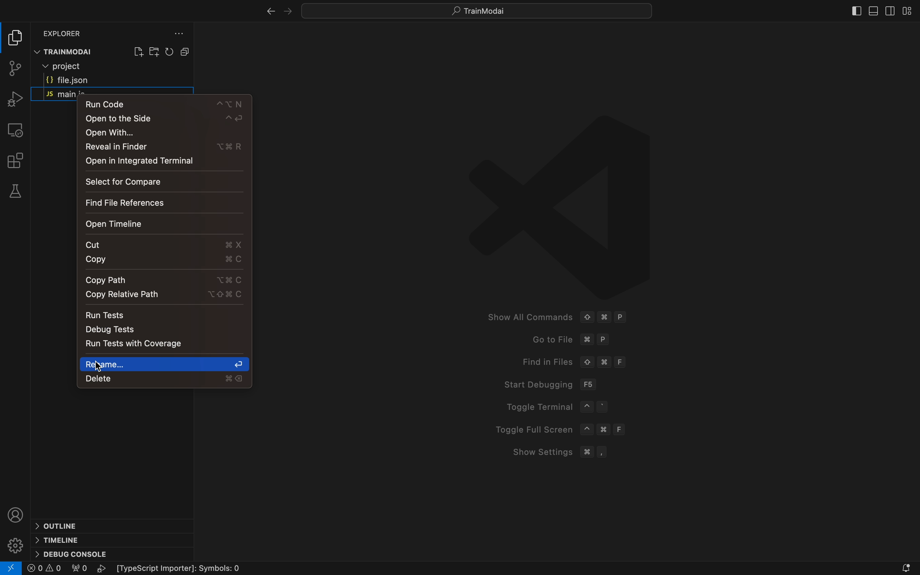 Image resolution: width=920 pixels, height=575 pixels. Describe the element at coordinates (165, 146) in the screenshot. I see `reveal in finder` at that location.